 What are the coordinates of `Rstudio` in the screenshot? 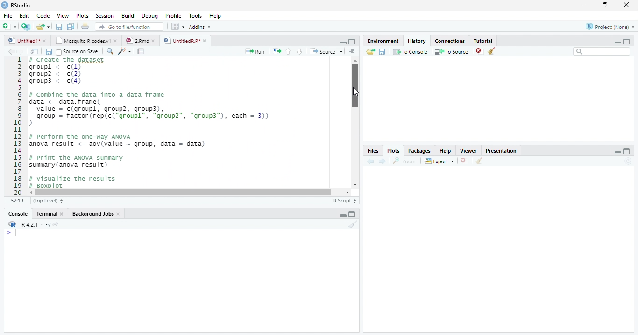 It's located at (15, 4).